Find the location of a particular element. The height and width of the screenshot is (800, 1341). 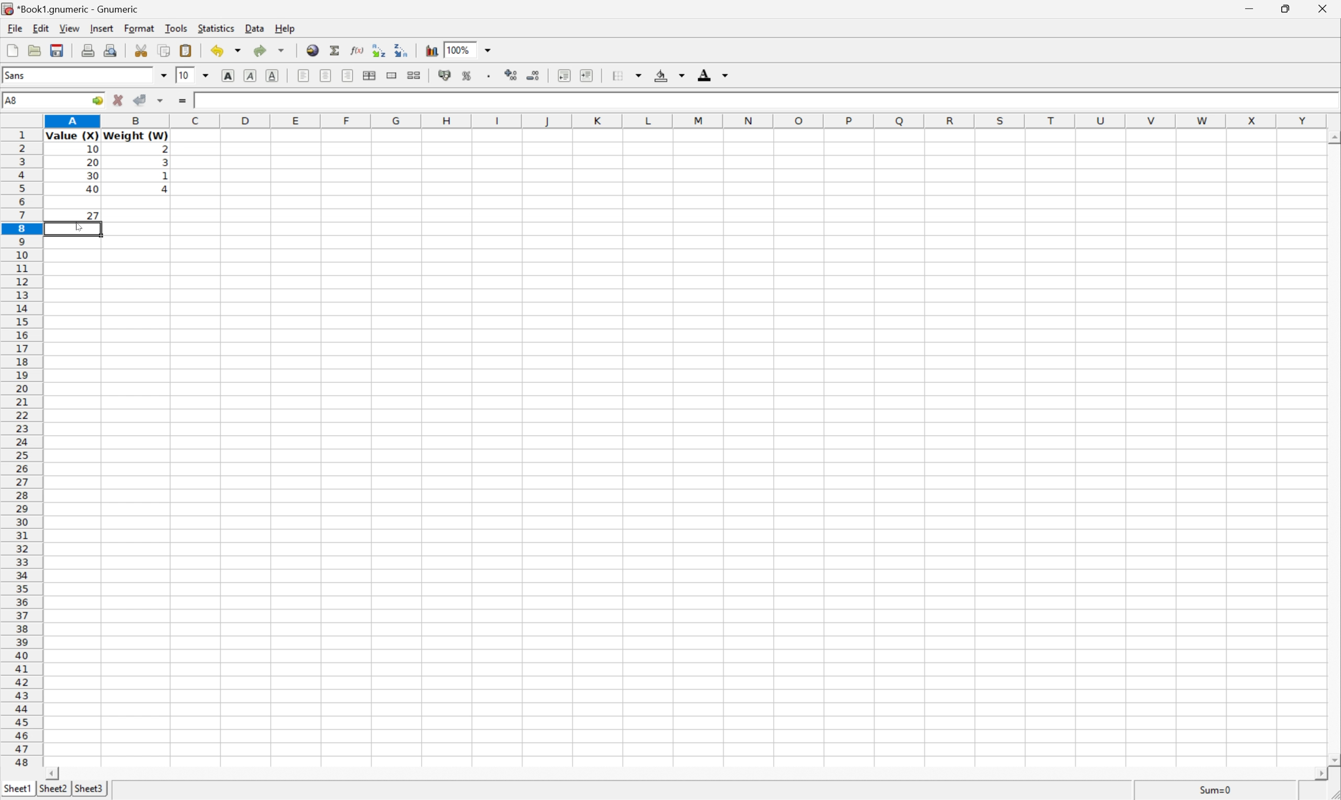

Scroll Right is located at coordinates (1317, 774).